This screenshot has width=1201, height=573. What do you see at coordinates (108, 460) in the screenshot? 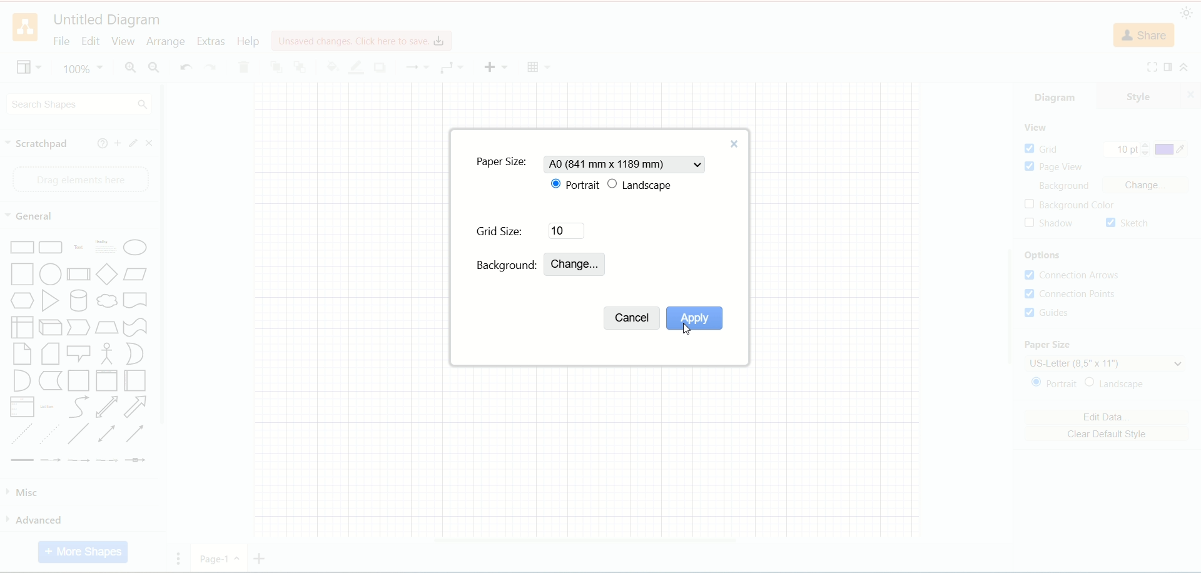
I see `Connector with 3 Labels` at bounding box center [108, 460].